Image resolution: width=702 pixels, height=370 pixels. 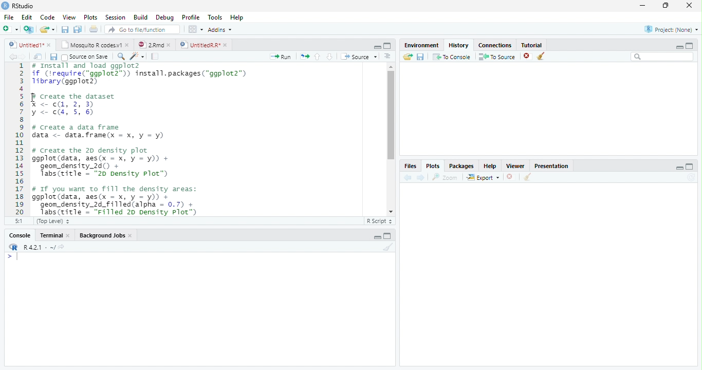 I want to click on export, so click(x=483, y=178).